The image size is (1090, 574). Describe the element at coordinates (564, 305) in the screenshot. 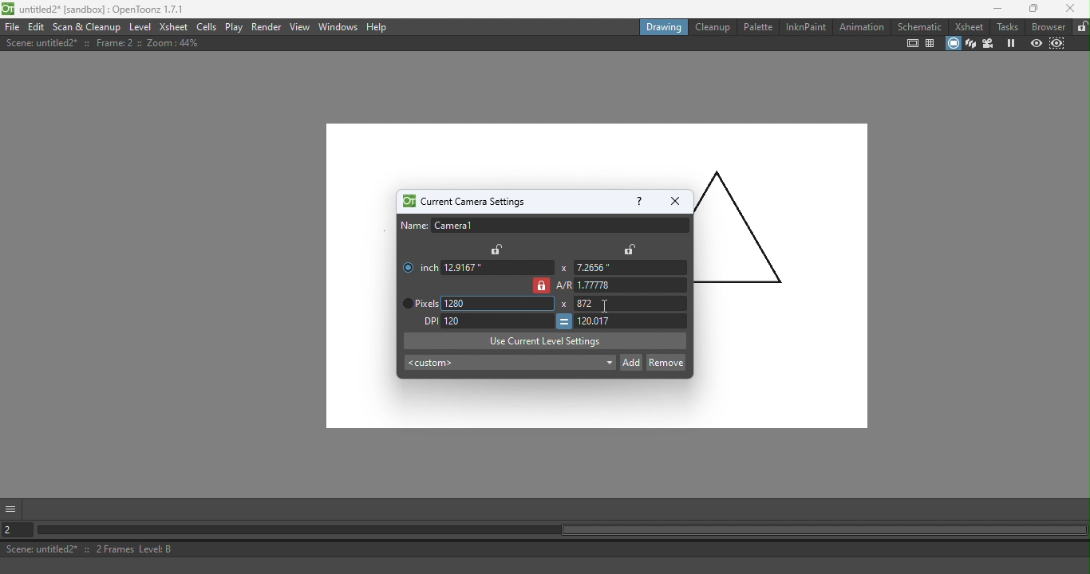

I see `X` at that location.